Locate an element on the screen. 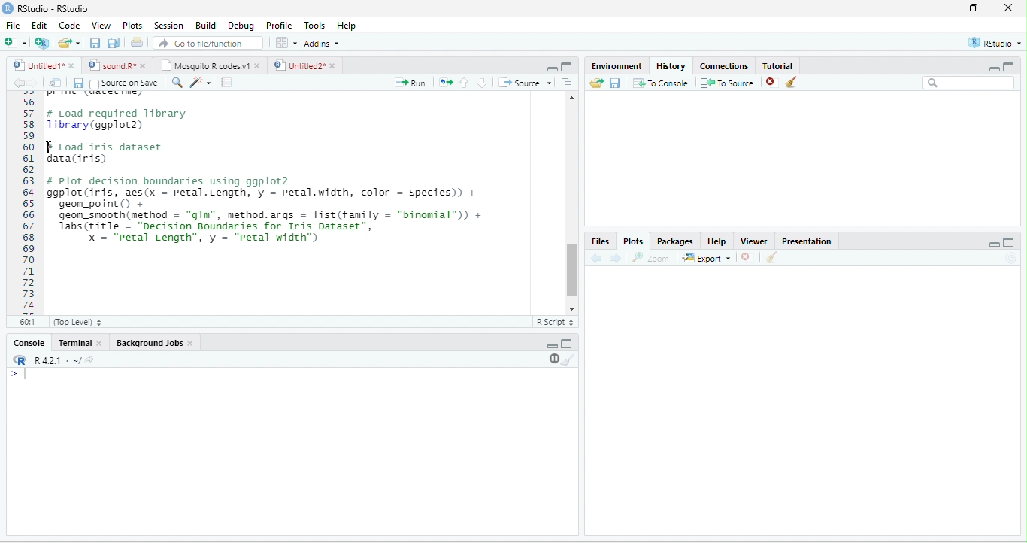  Untitled2 is located at coordinates (298, 65).